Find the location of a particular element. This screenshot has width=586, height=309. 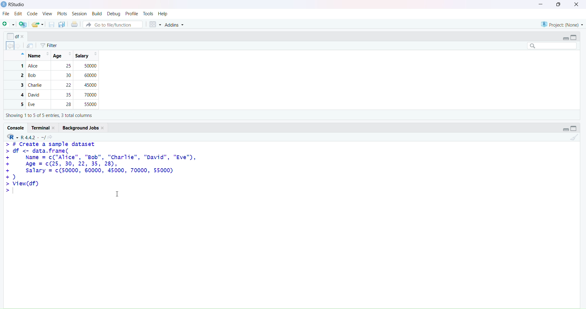

new script is located at coordinates (8, 24).